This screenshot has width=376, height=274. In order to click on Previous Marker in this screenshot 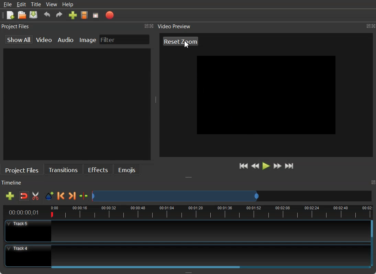, I will do `click(61, 196)`.